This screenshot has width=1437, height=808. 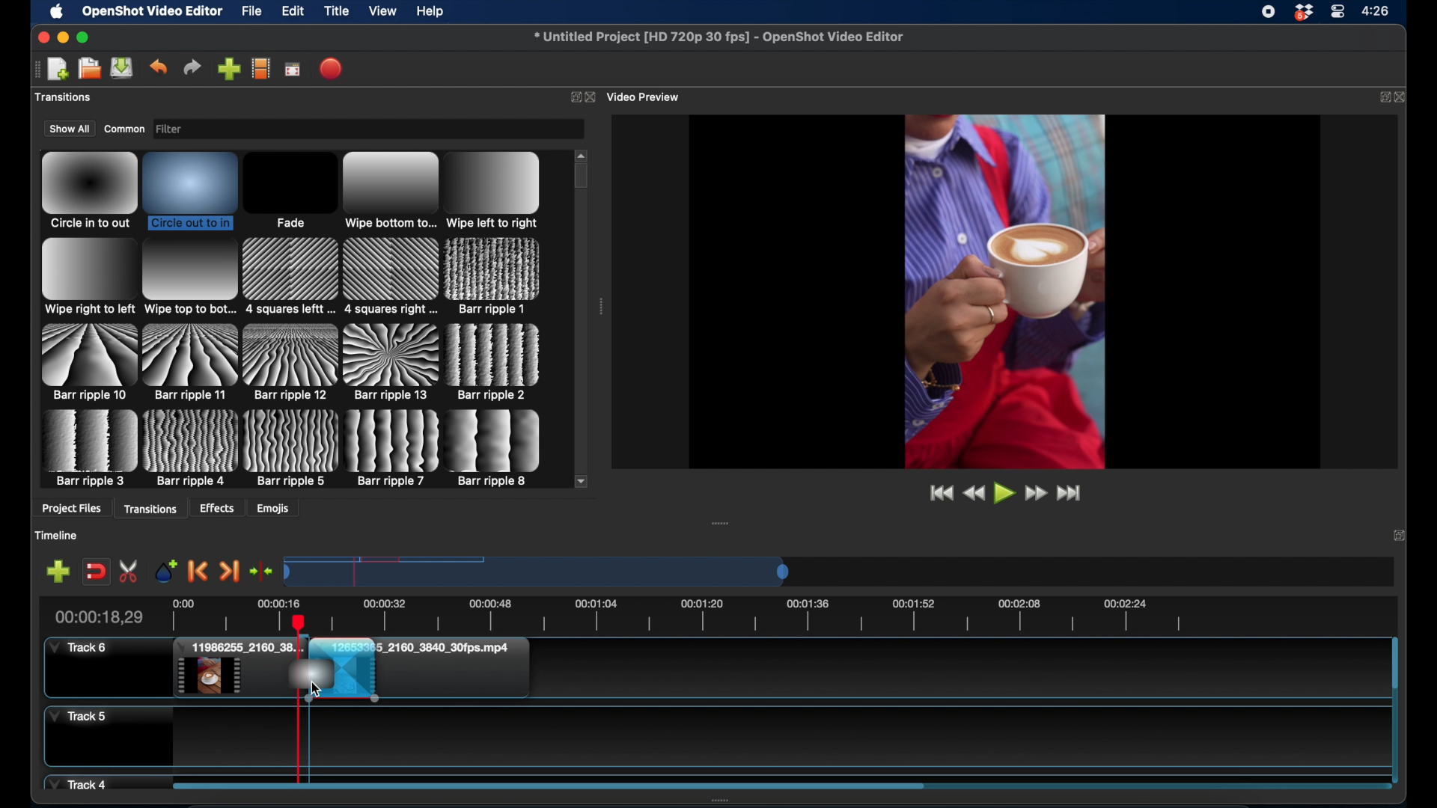 I want to click on transition, so click(x=192, y=448).